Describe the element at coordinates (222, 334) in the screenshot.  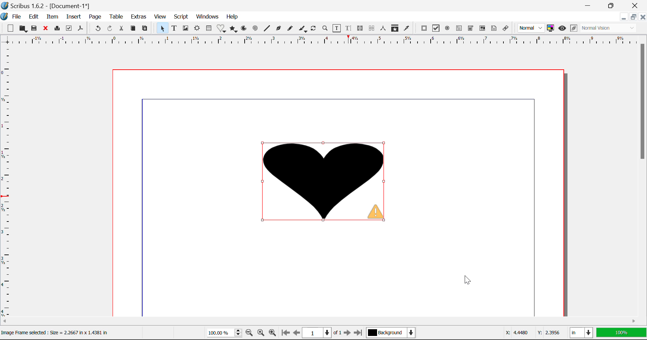
I see `100%` at that location.